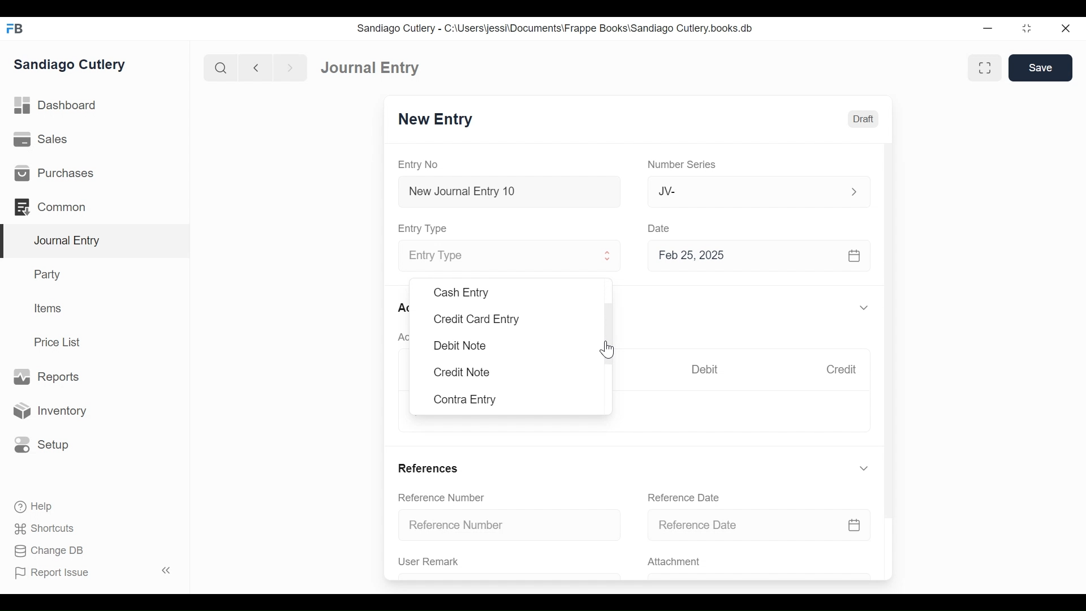 The width and height of the screenshot is (1086, 611). What do you see at coordinates (368, 68) in the screenshot?
I see `Journal Entry` at bounding box center [368, 68].